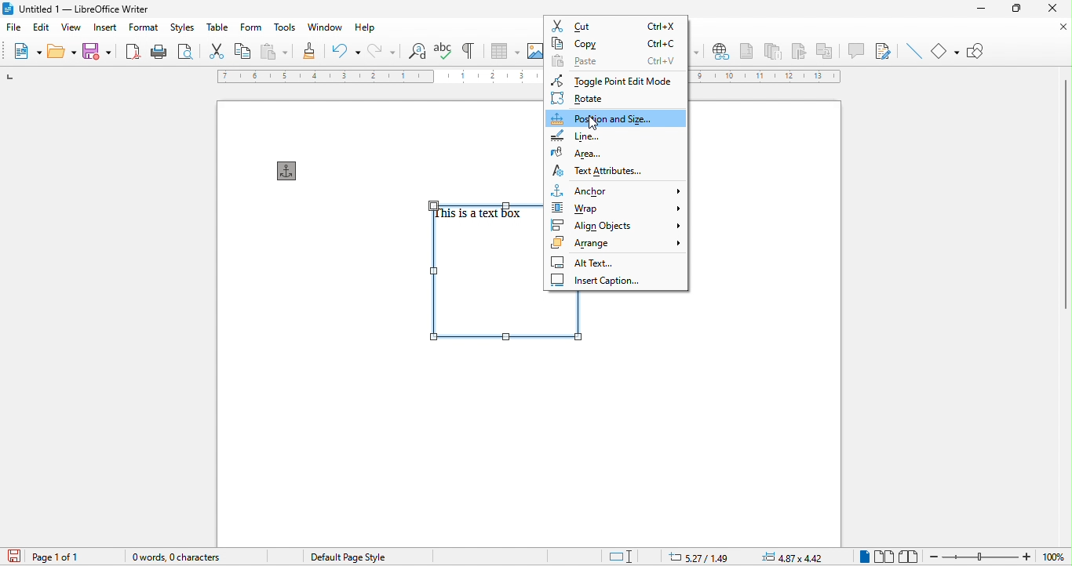 Image resolution: width=1072 pixels, height=566 pixels. Describe the element at coordinates (534, 50) in the screenshot. I see `image` at that location.